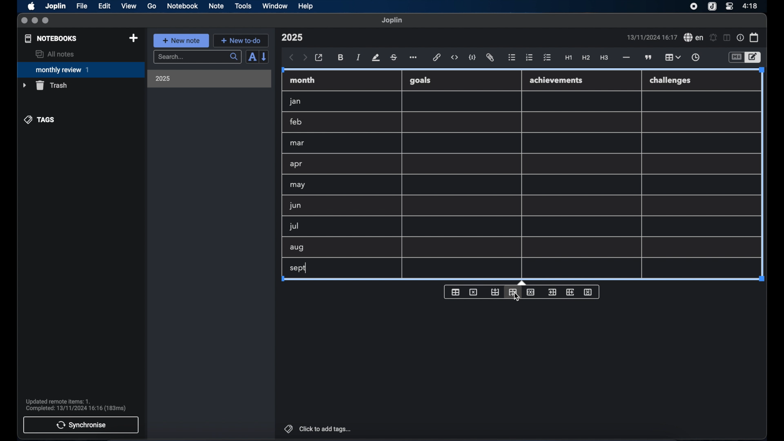 The width and height of the screenshot is (784, 441). Describe the element at coordinates (604, 58) in the screenshot. I see `heading 3` at that location.